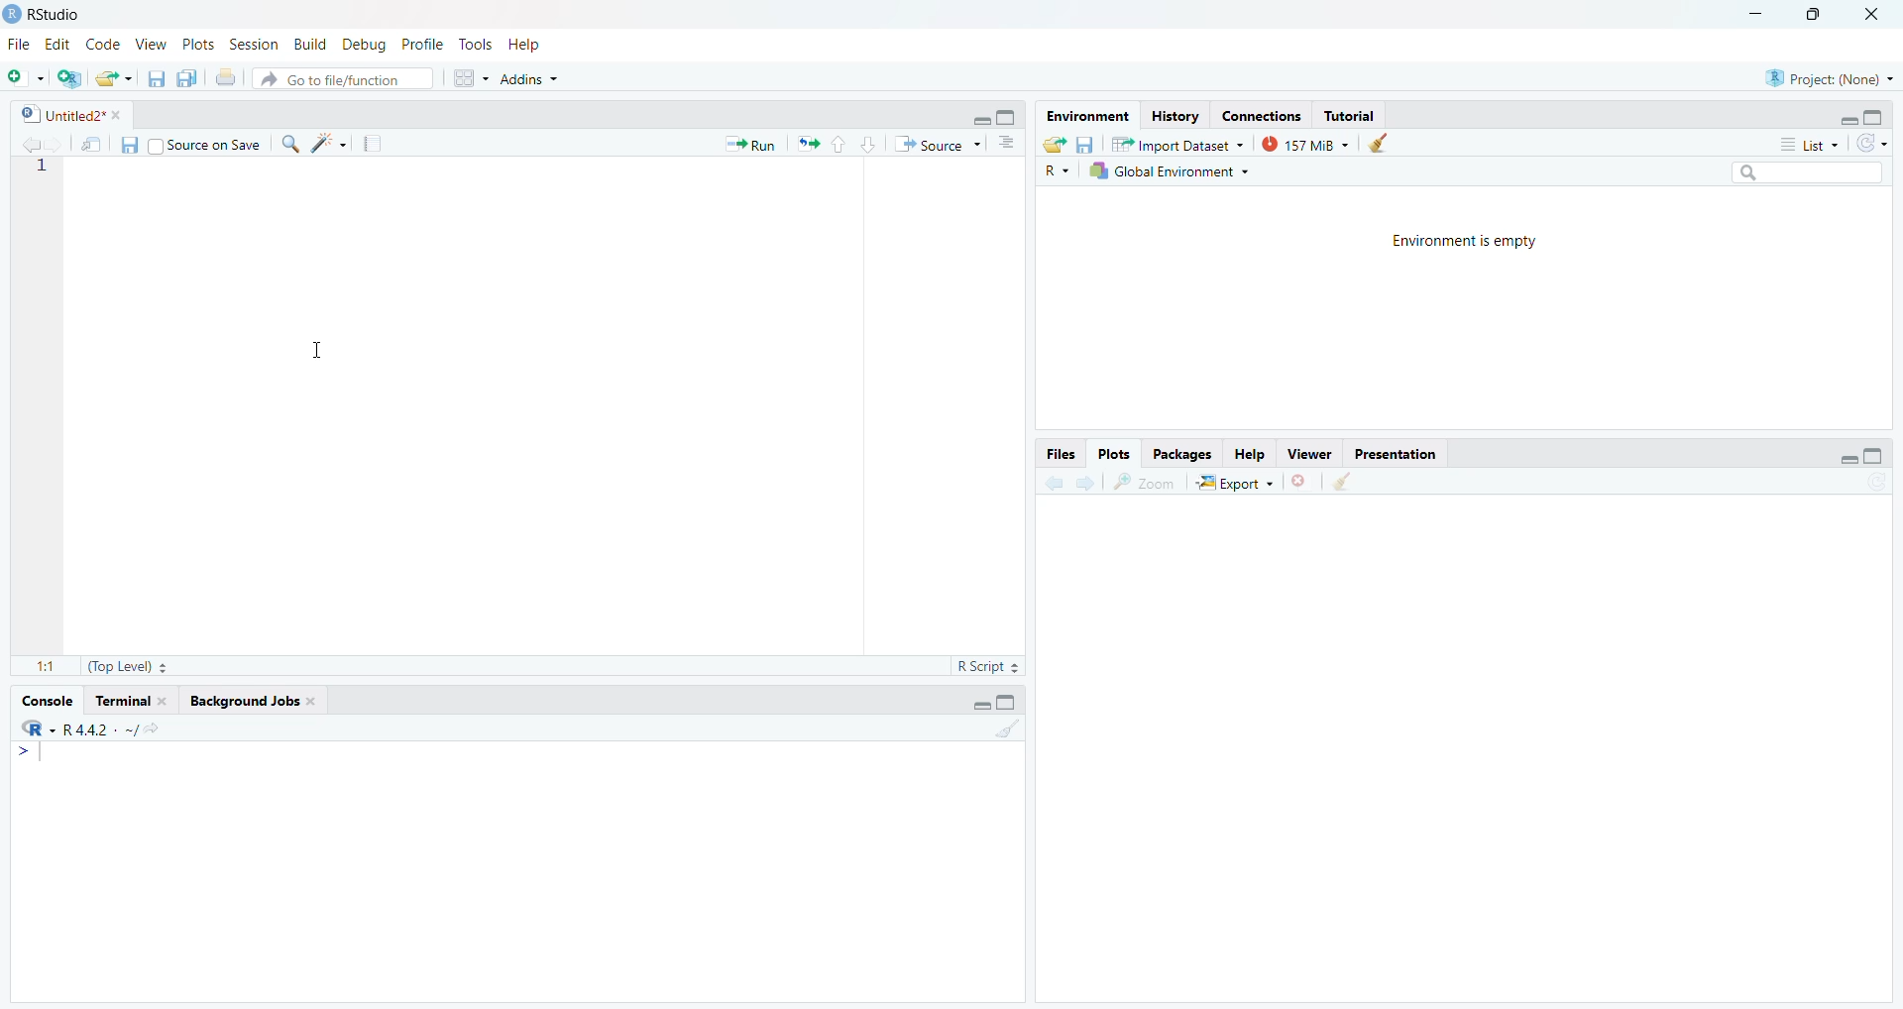 This screenshot has height=1009, width=1903. Describe the element at coordinates (47, 751) in the screenshot. I see `text cursor` at that location.